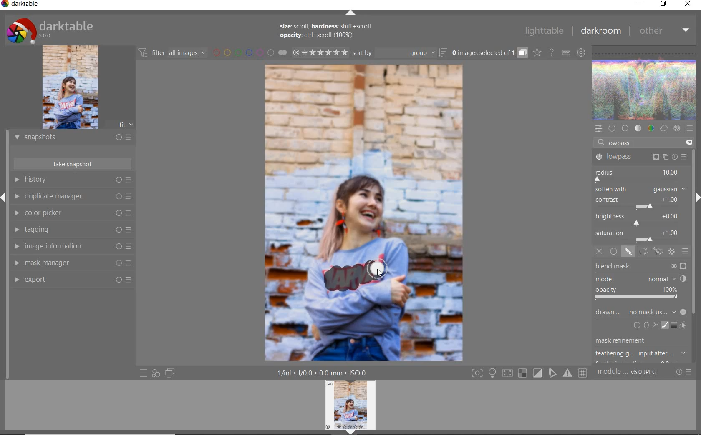 Image resolution: width=701 pixels, height=435 pixels. I want to click on show global preferences, so click(581, 53).